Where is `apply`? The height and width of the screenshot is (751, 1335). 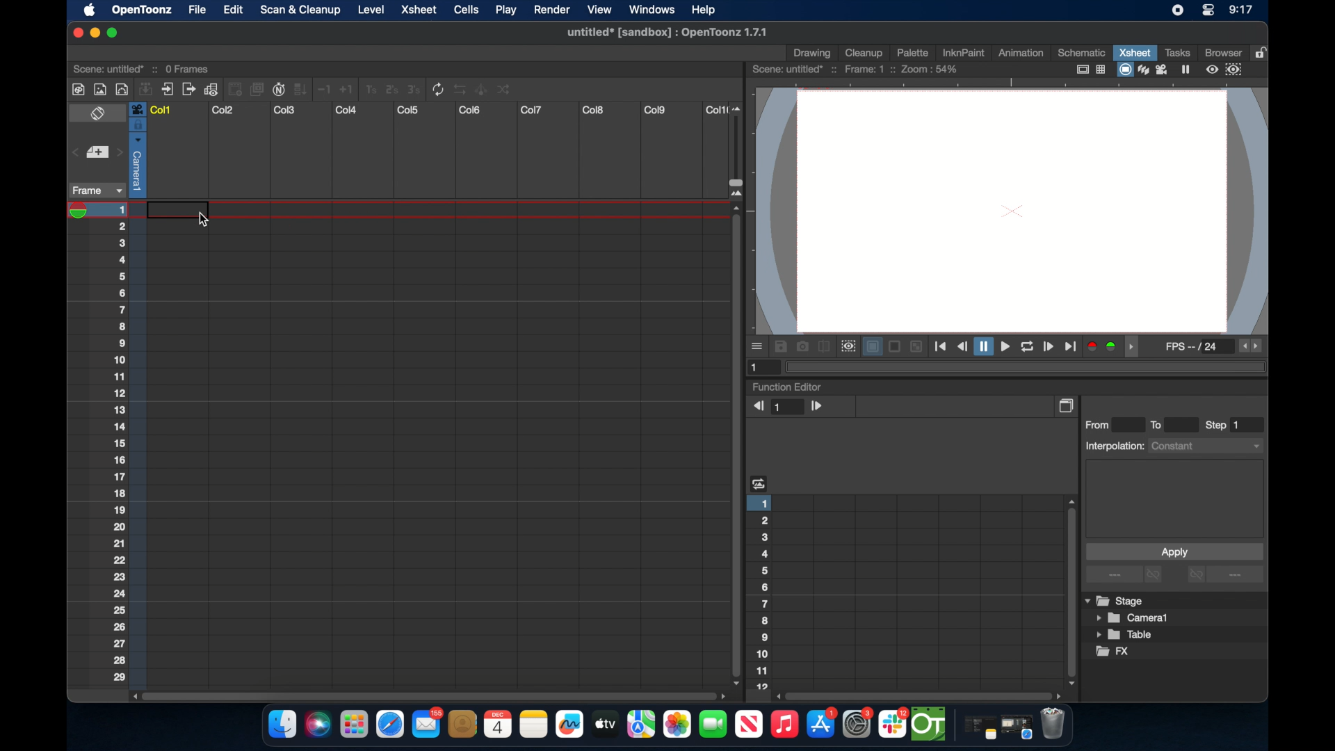
apply is located at coordinates (1174, 551).